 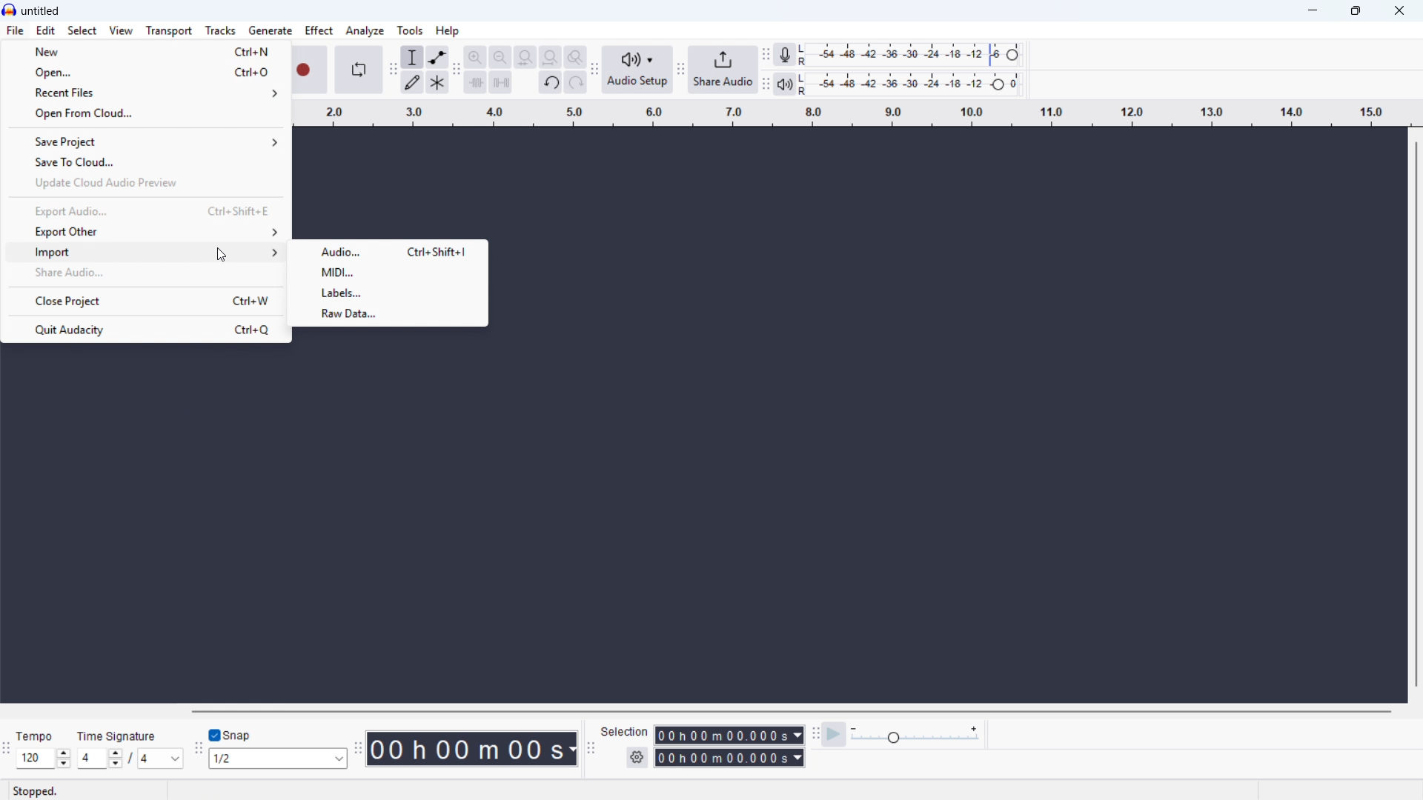 I want to click on Tools , so click(x=411, y=30).